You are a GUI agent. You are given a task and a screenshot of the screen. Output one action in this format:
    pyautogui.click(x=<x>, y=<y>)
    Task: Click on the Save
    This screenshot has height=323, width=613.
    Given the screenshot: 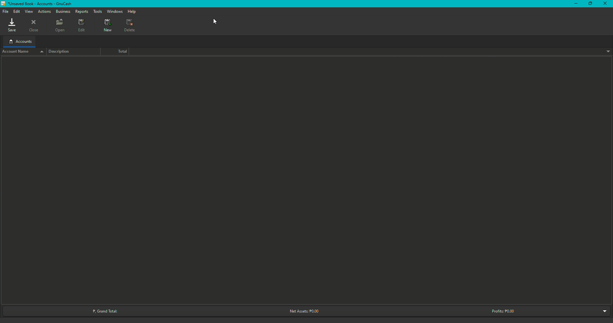 What is the action you would take?
    pyautogui.click(x=12, y=25)
    